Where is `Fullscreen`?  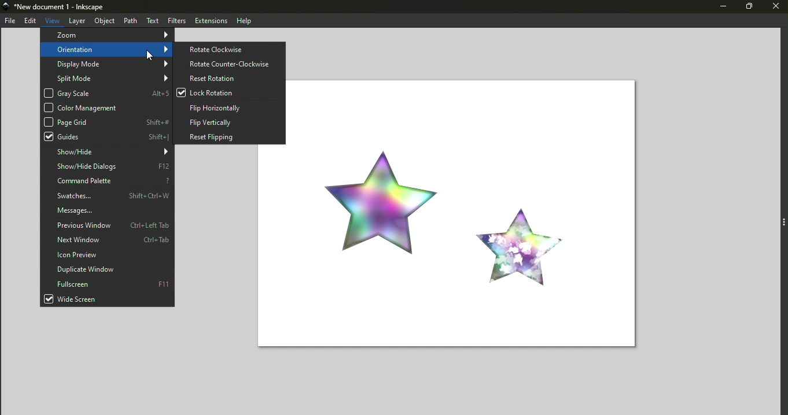
Fullscreen is located at coordinates (107, 283).